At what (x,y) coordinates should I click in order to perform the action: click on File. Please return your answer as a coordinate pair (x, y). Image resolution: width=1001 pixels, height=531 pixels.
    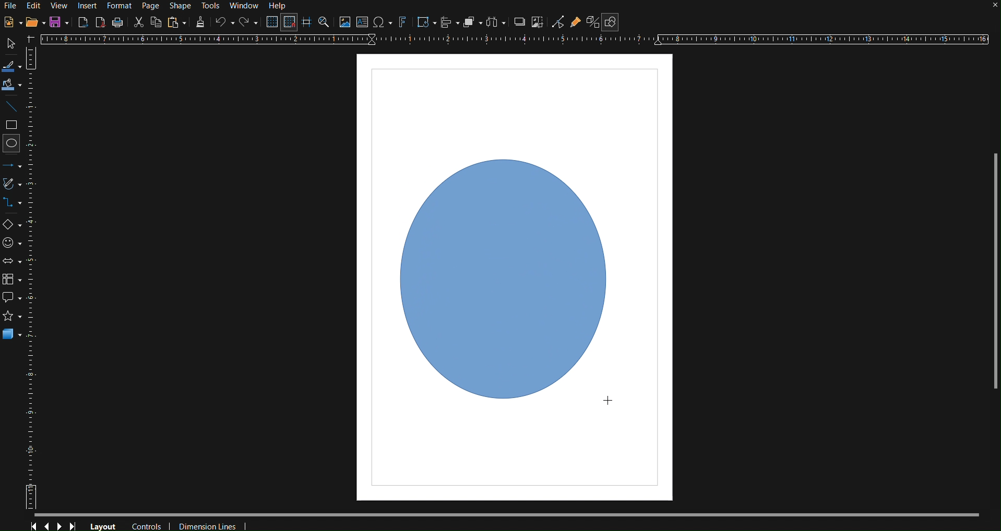
    Looking at the image, I should click on (10, 7).